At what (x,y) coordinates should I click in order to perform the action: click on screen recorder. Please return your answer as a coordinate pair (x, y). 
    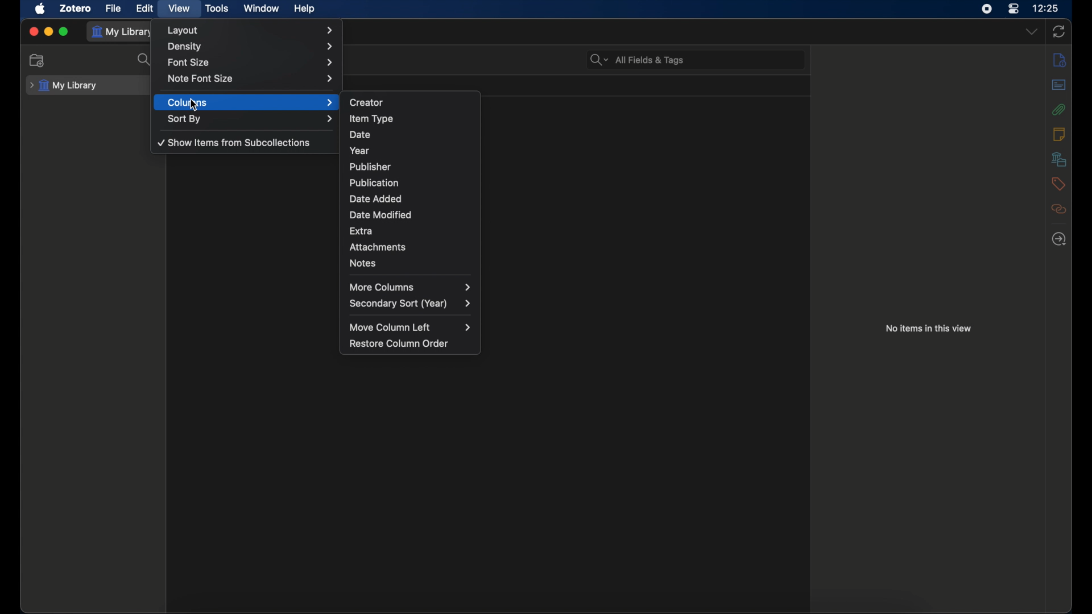
    Looking at the image, I should click on (988, 9).